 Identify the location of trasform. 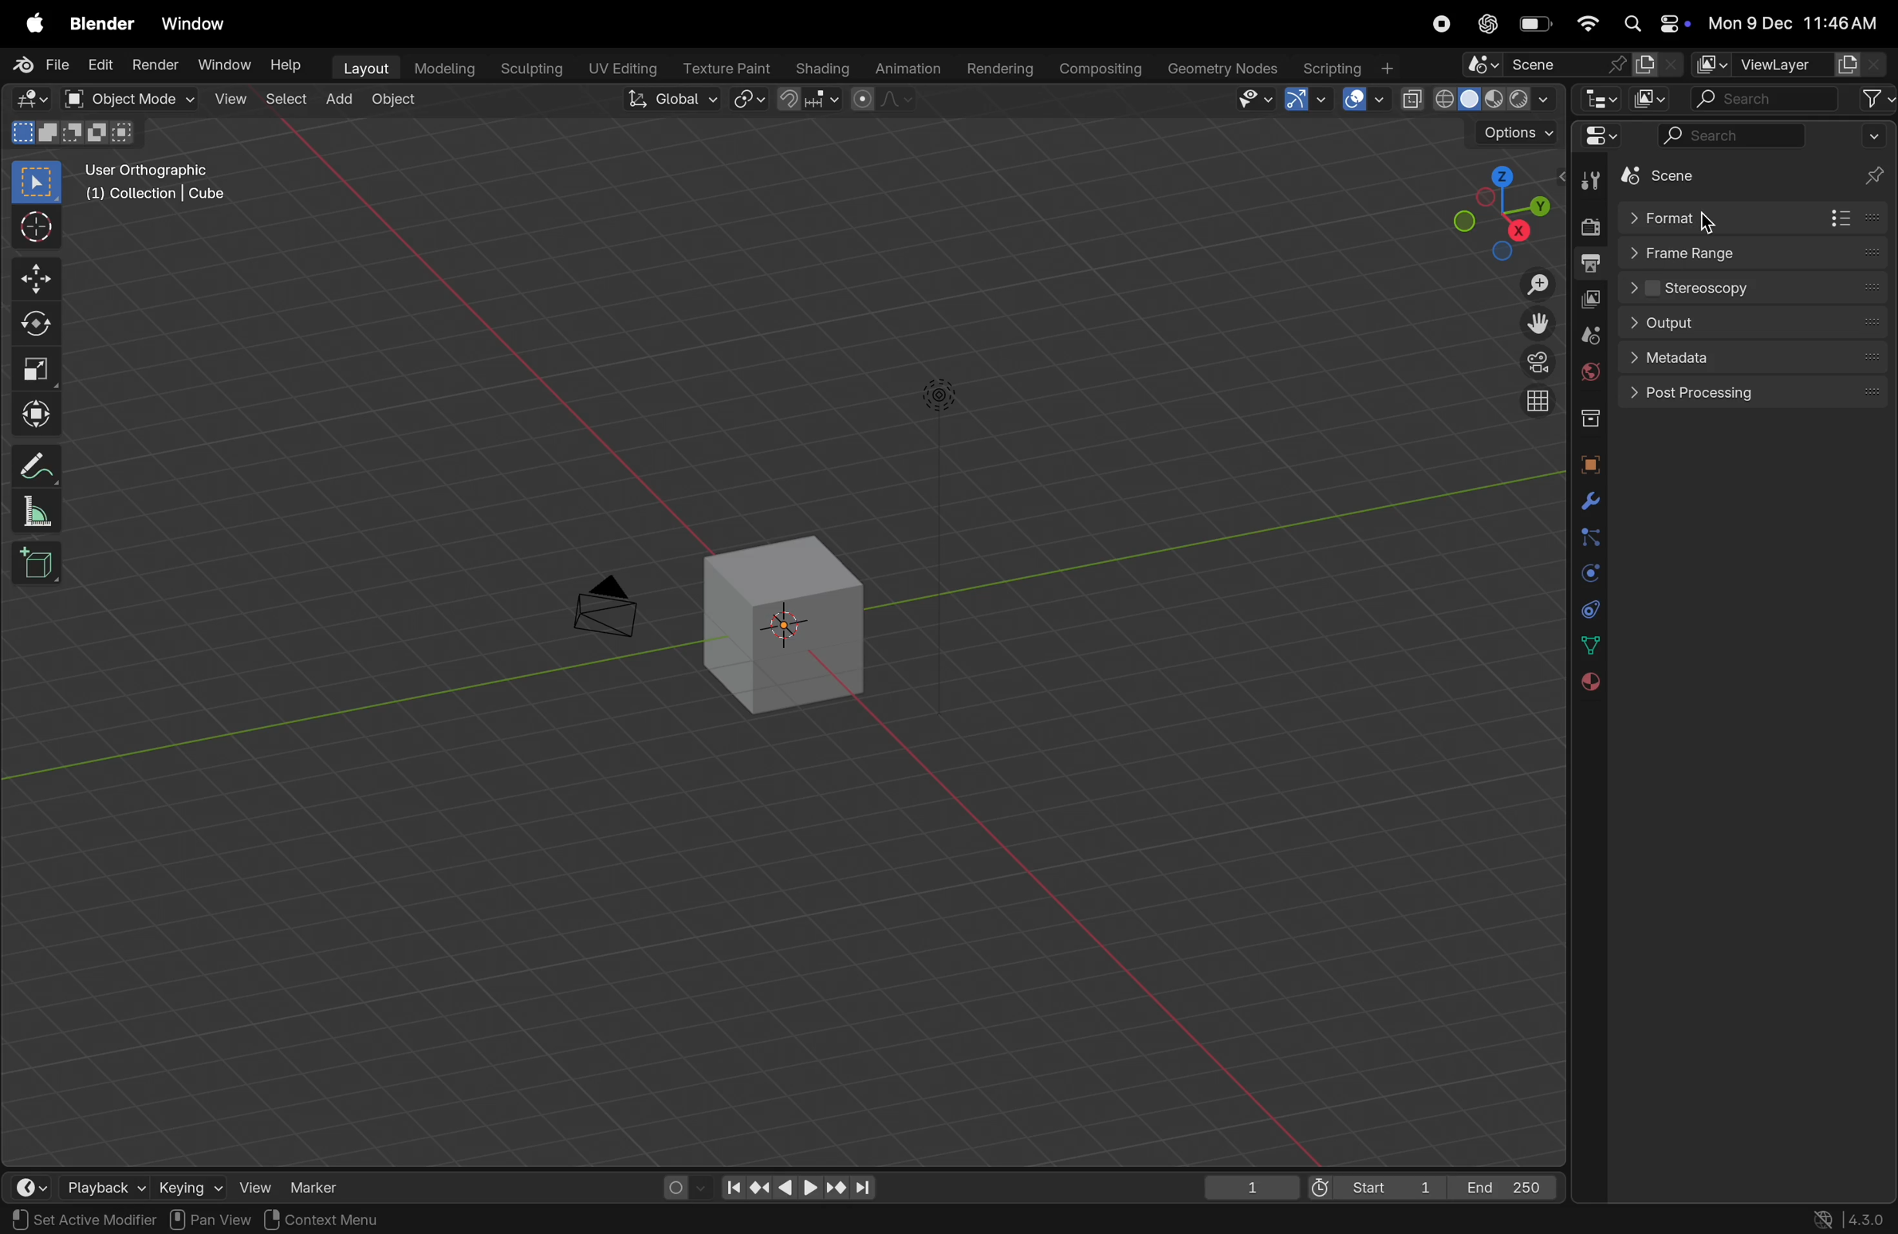
(36, 412).